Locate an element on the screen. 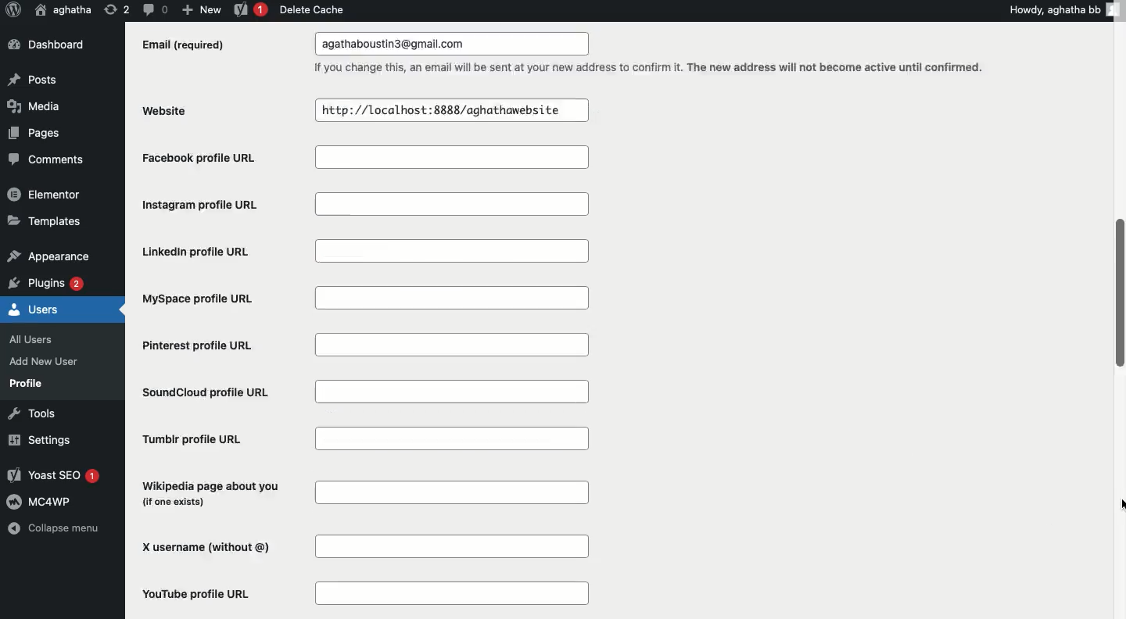  Scrollbar is located at coordinates (1118, 217).